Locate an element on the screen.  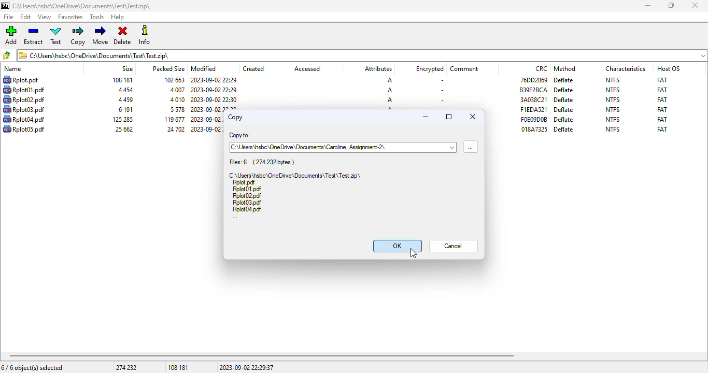
file is located at coordinates (247, 203).